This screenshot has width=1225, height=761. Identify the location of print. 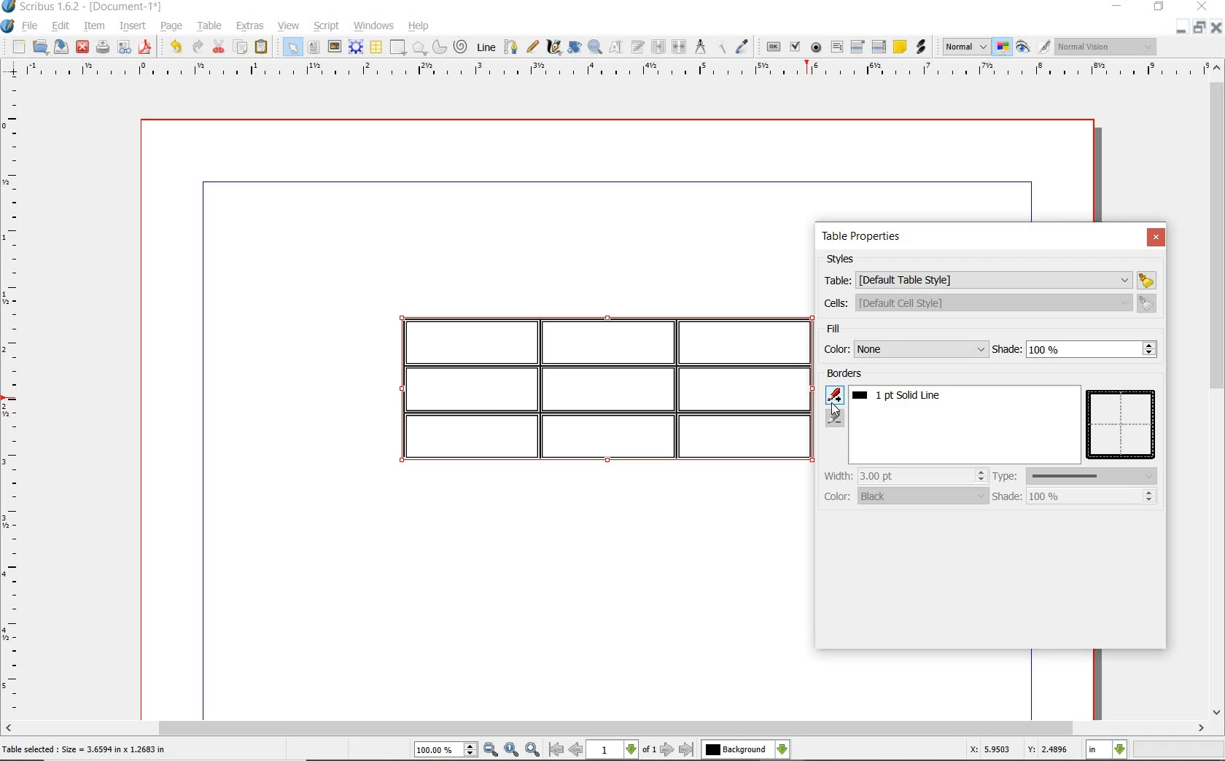
(104, 48).